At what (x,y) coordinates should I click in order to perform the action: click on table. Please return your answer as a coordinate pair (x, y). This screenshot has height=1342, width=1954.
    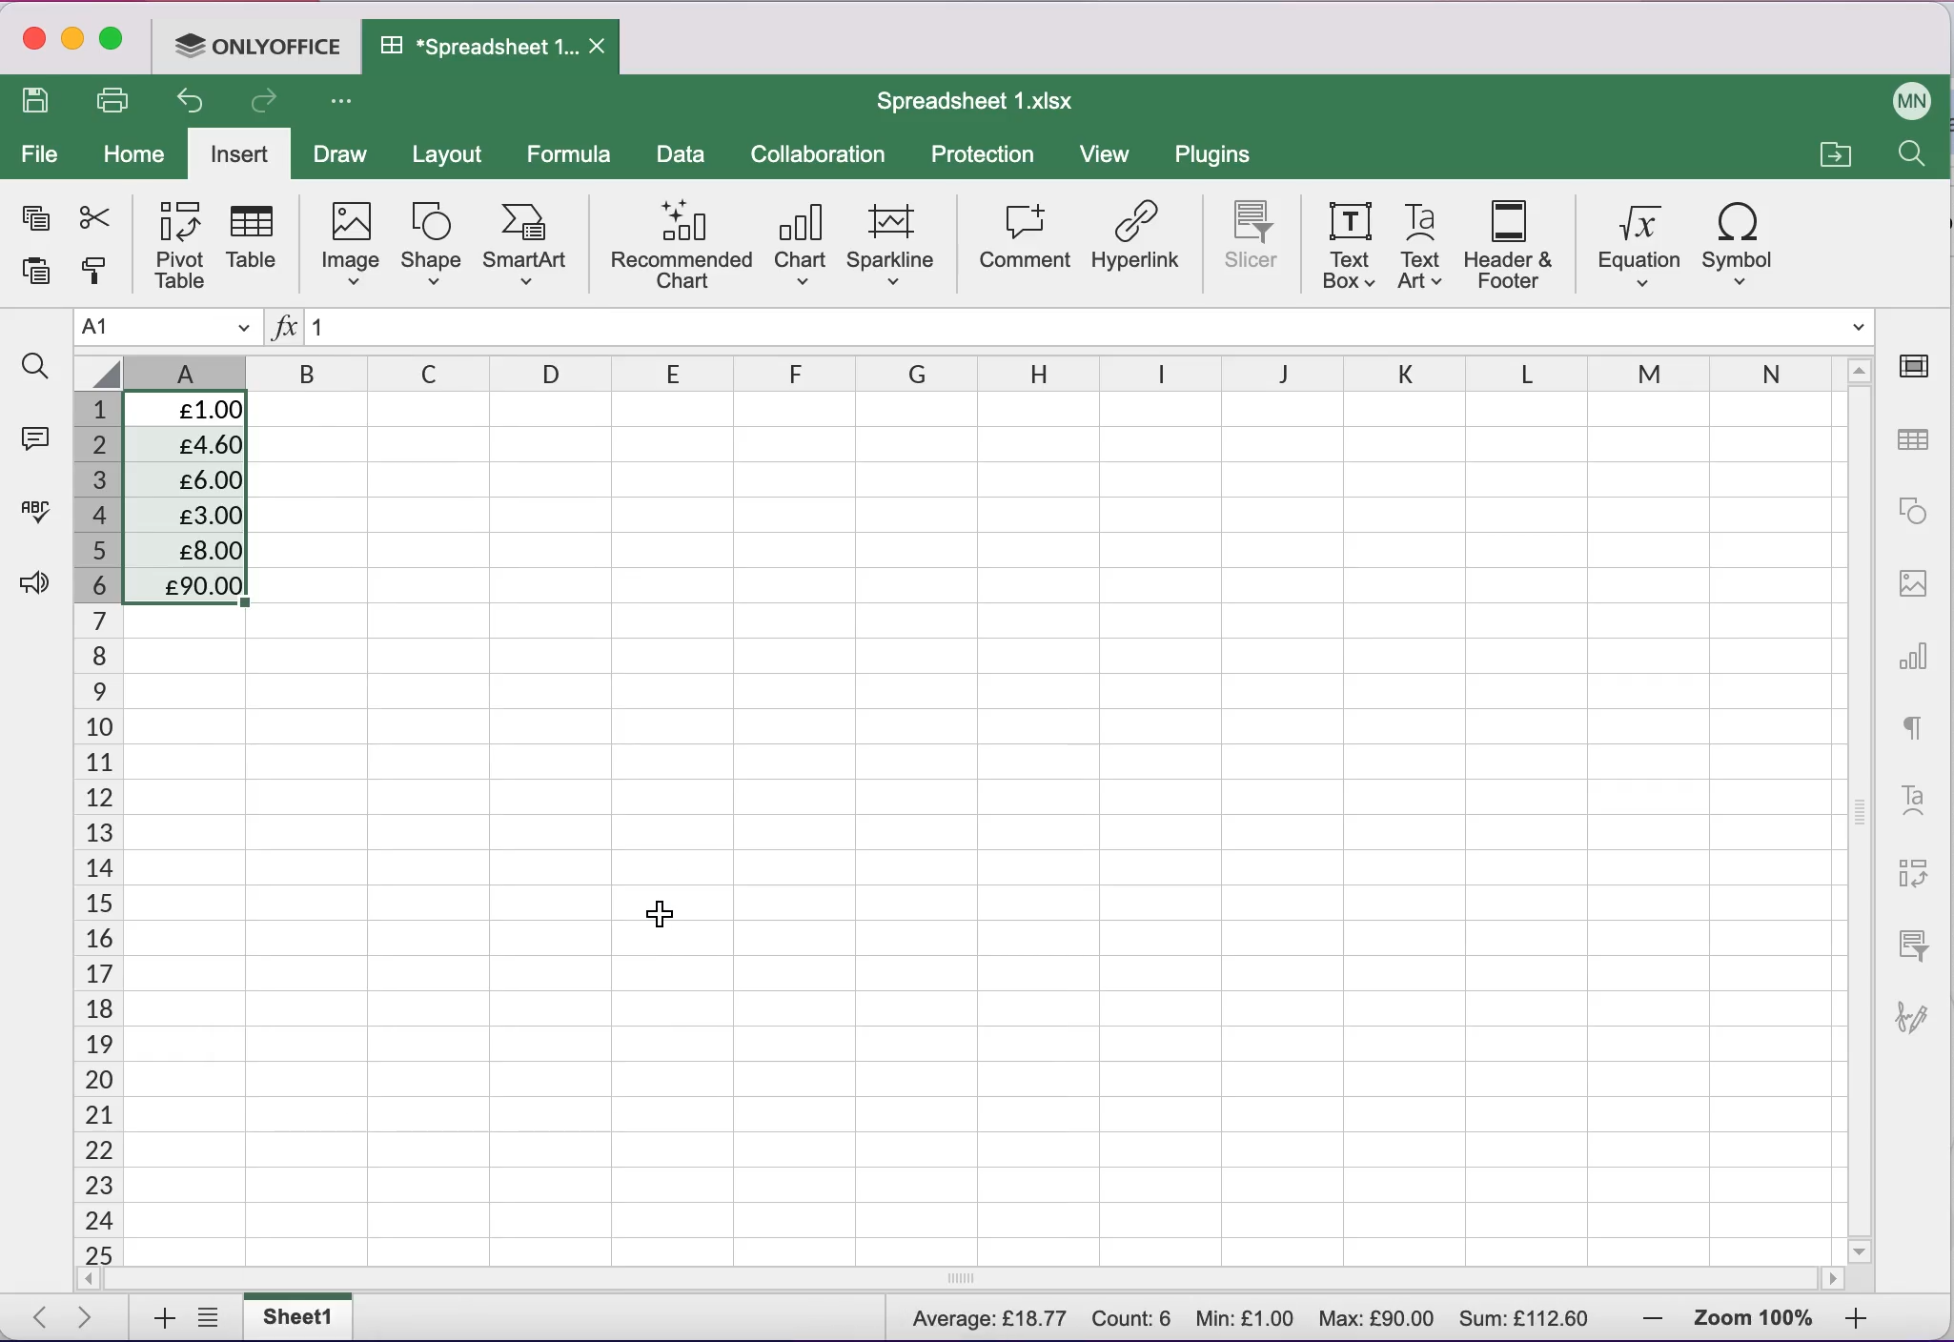
    Looking at the image, I should click on (1911, 440).